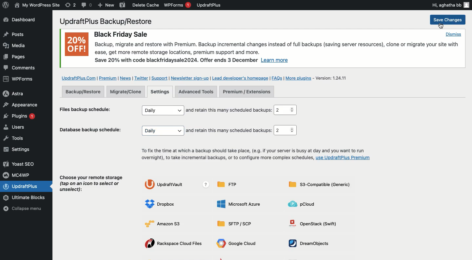 The image size is (472, 260). I want to click on Settings, so click(161, 92).